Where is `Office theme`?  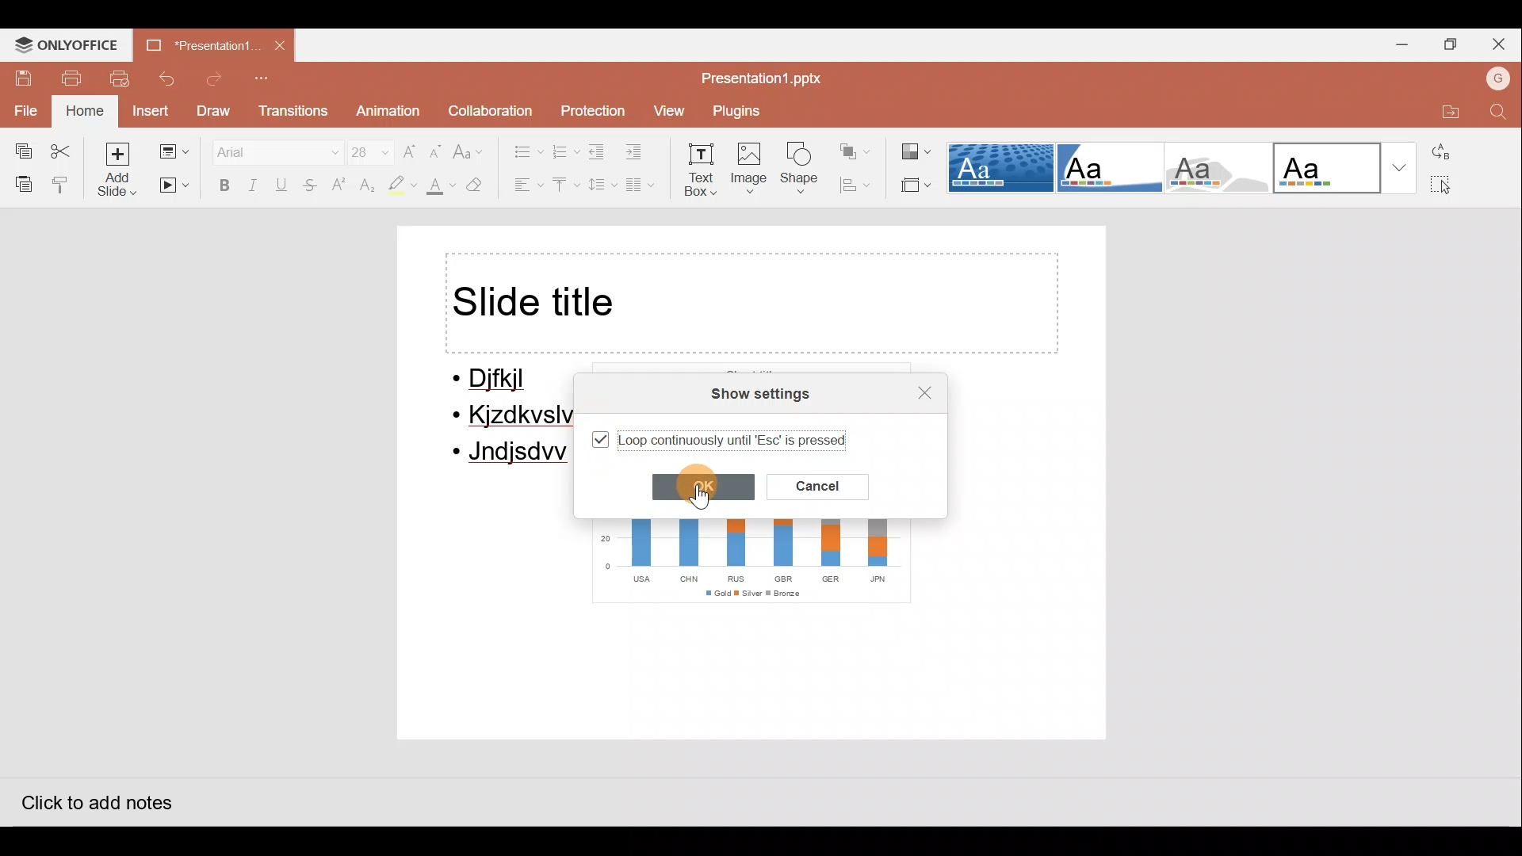
Office theme is located at coordinates (1346, 168).